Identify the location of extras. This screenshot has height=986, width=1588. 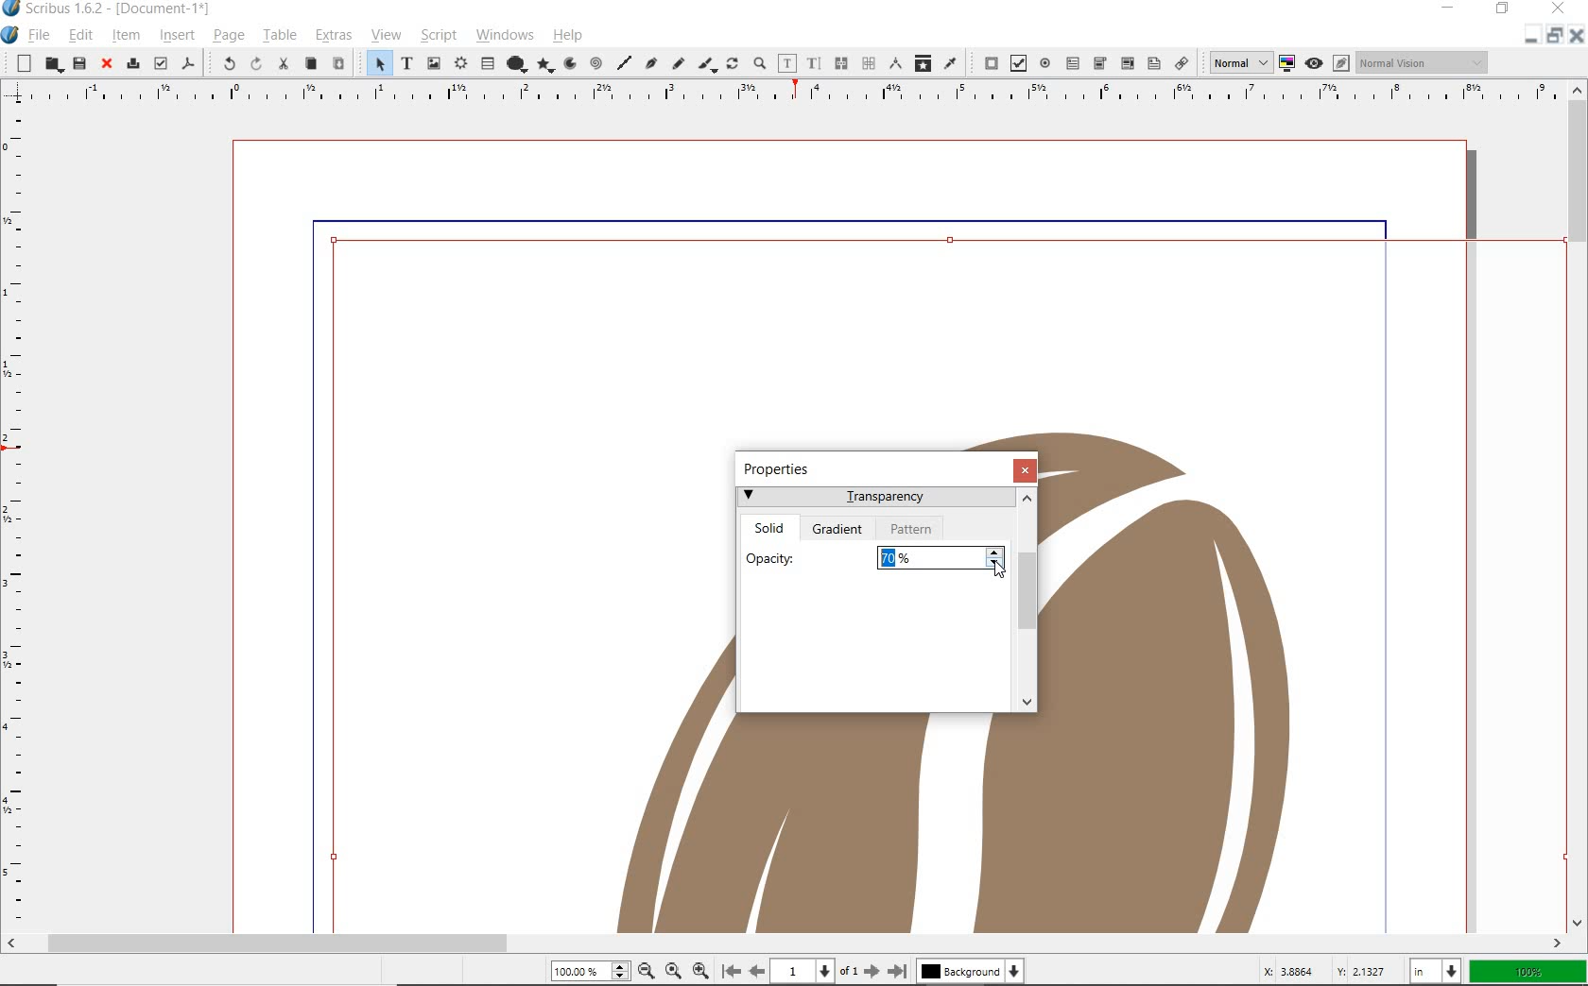
(333, 35).